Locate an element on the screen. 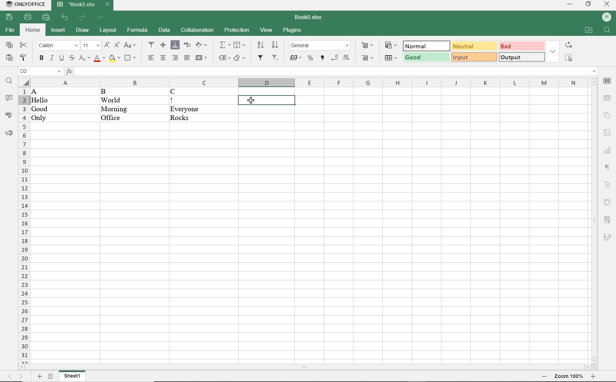 Image resolution: width=616 pixels, height=382 pixels. GOOD is located at coordinates (425, 57).